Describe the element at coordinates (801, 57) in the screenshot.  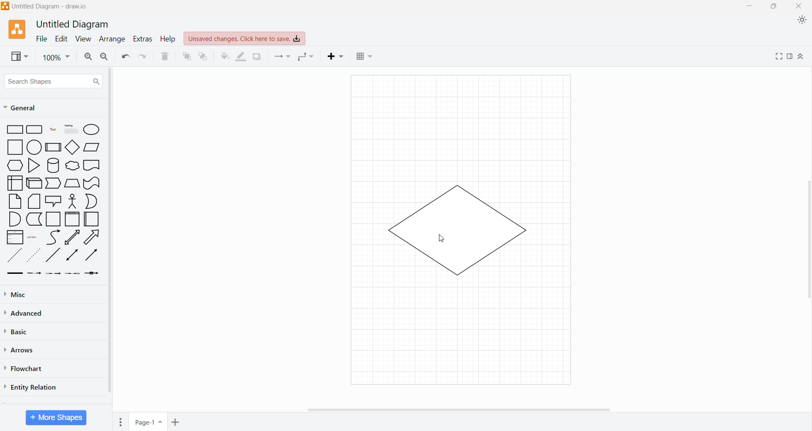
I see `Expand/Collapse` at that location.